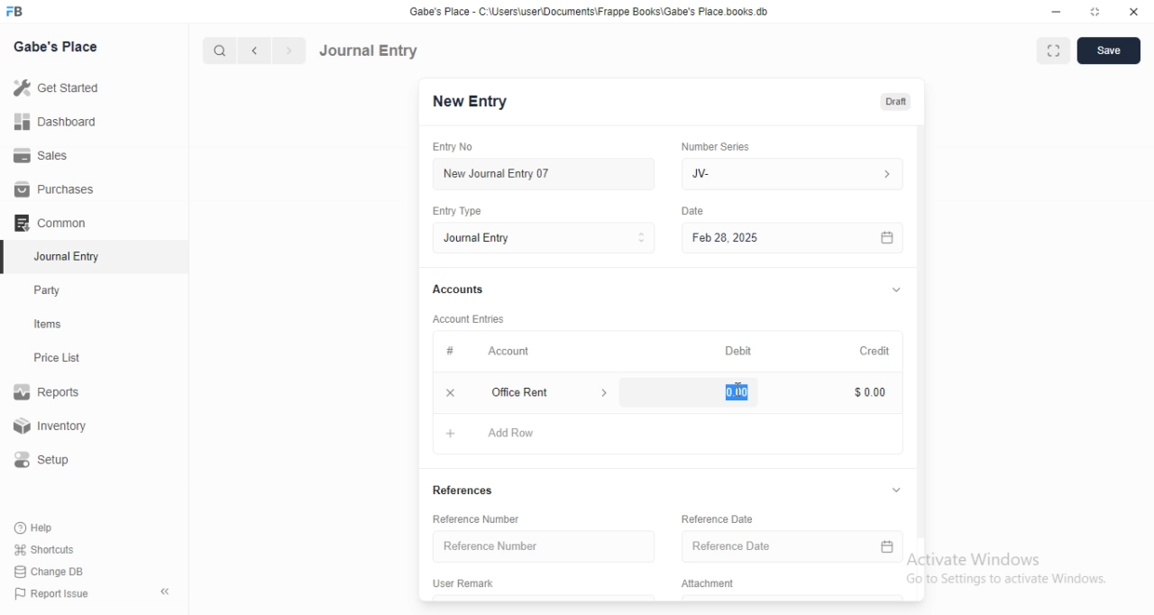  I want to click on + AddRow, so click(491, 436).